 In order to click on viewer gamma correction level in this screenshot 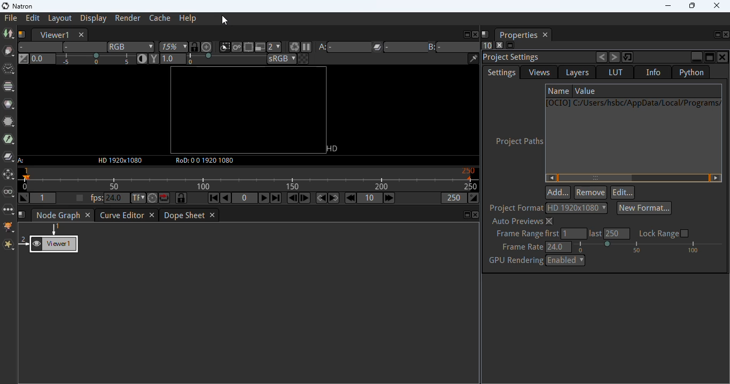, I will do `click(213, 59)`.